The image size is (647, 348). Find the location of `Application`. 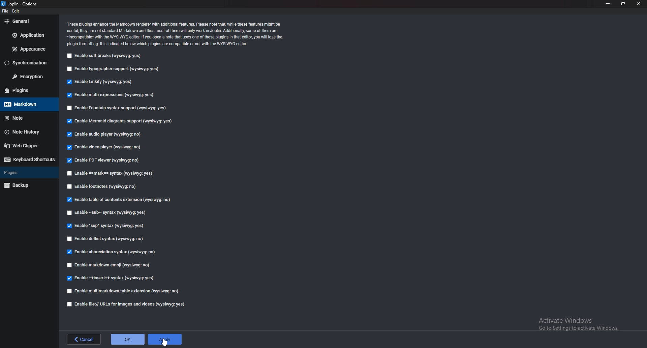

Application is located at coordinates (30, 34).